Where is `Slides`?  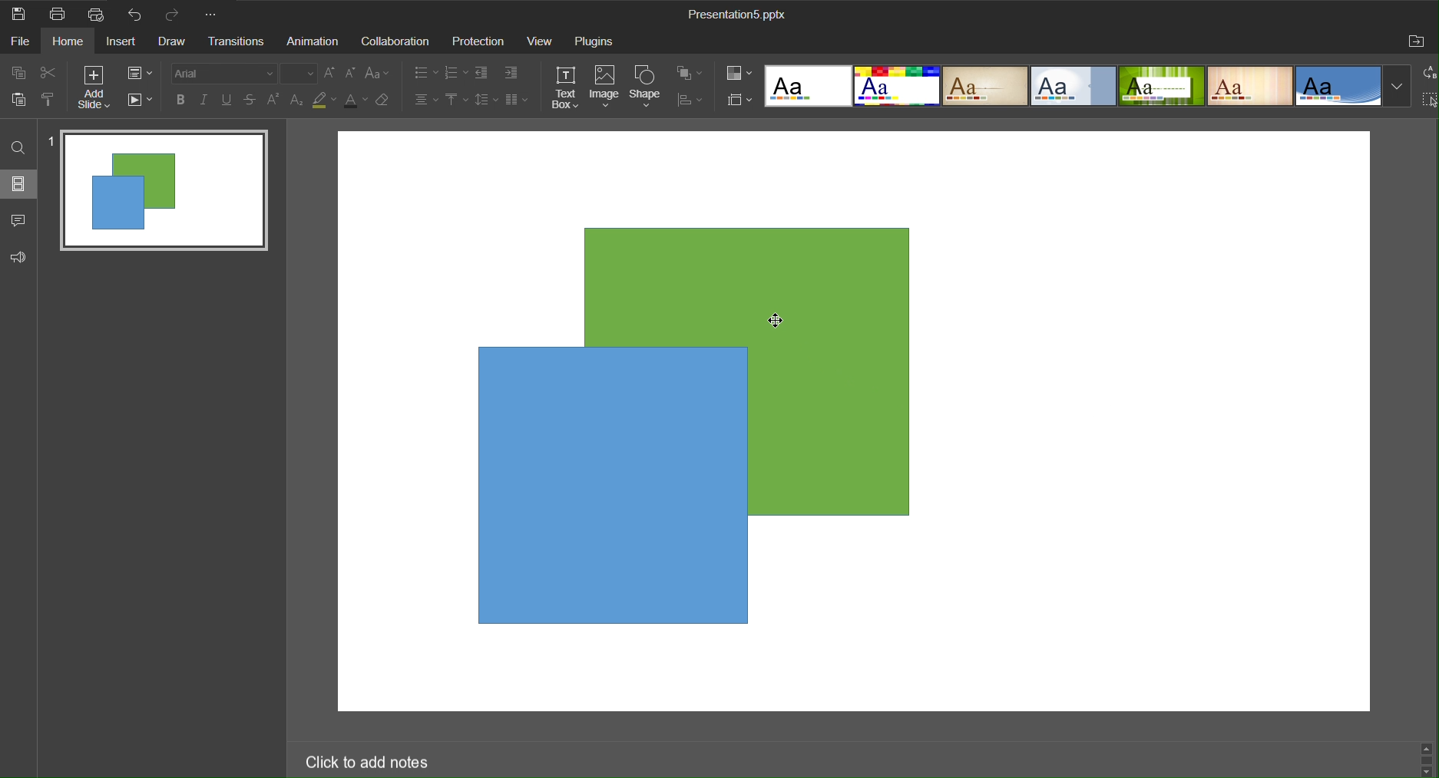
Slides is located at coordinates (21, 185).